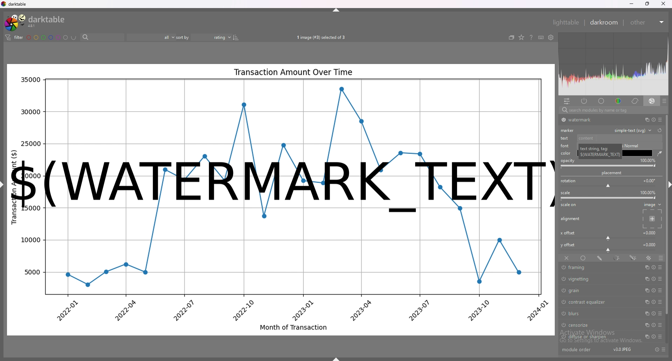 The image size is (672, 361). Describe the element at coordinates (632, 146) in the screenshot. I see `normal` at that location.